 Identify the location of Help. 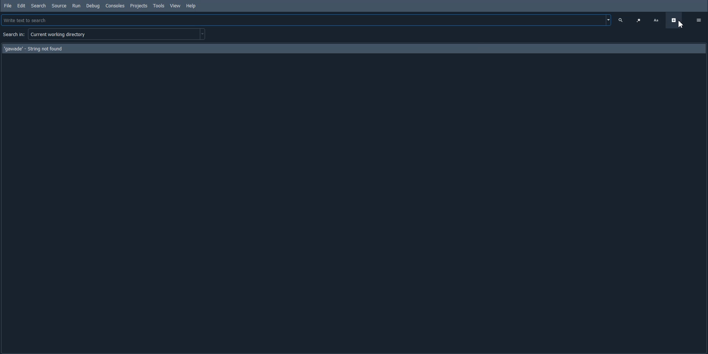
(191, 6).